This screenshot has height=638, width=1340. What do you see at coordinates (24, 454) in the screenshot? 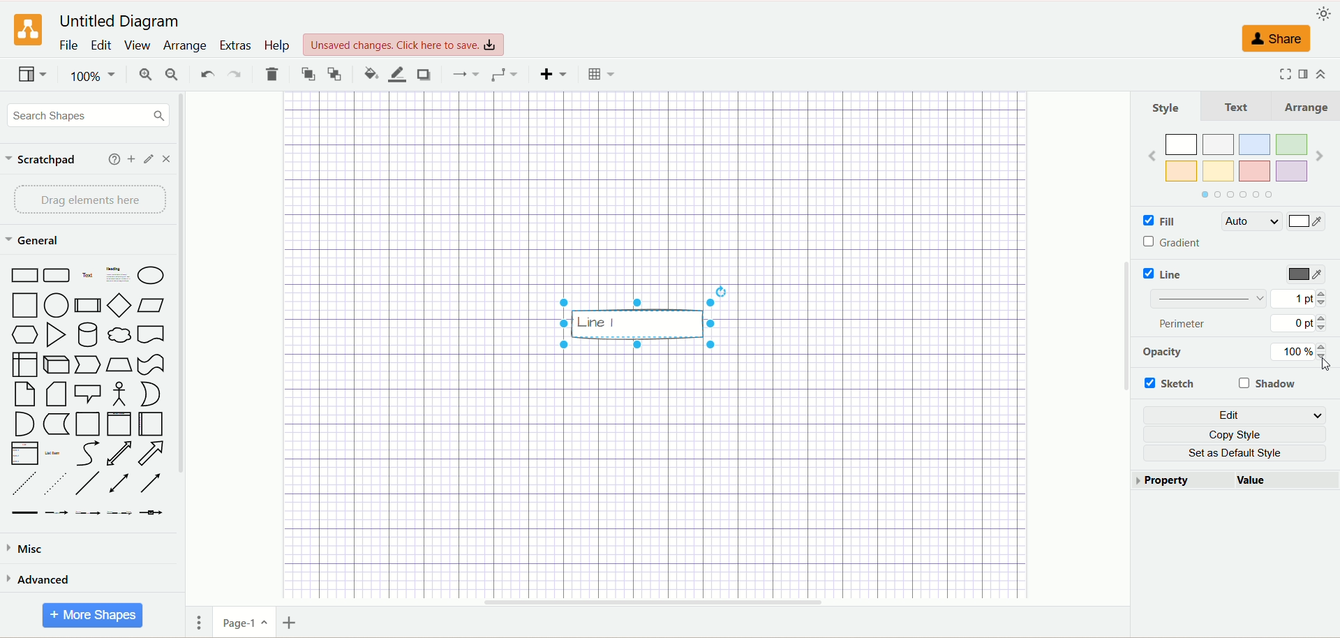
I see `List` at bounding box center [24, 454].